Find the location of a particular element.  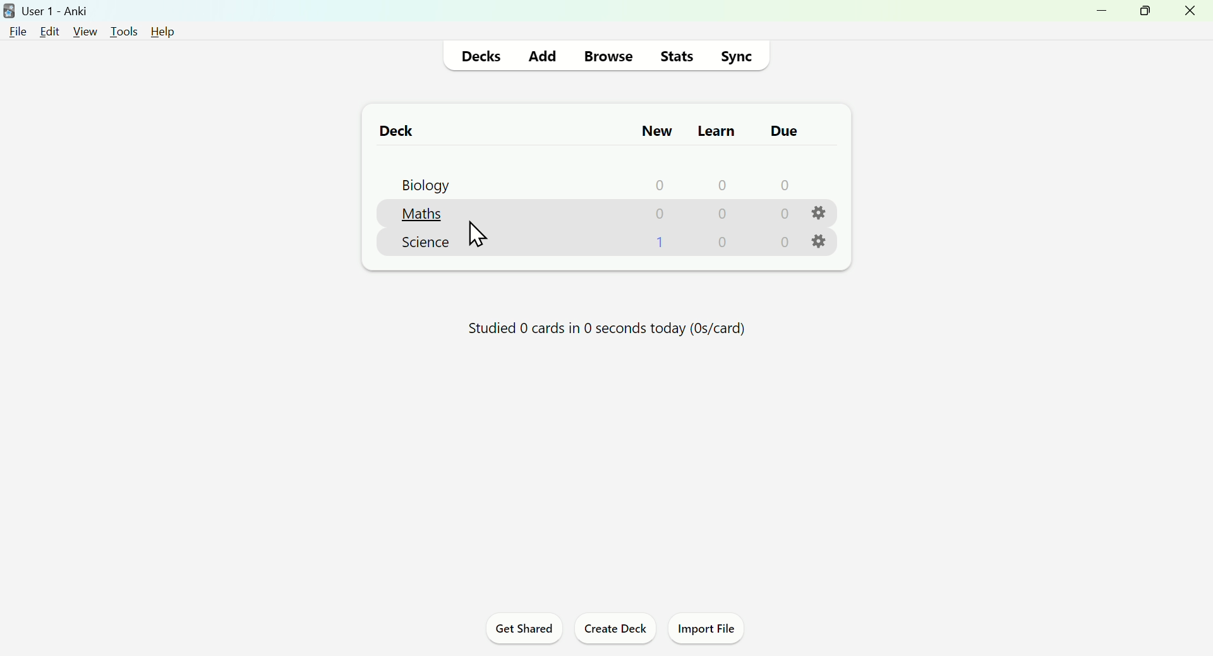

Learn is located at coordinates (715, 128).